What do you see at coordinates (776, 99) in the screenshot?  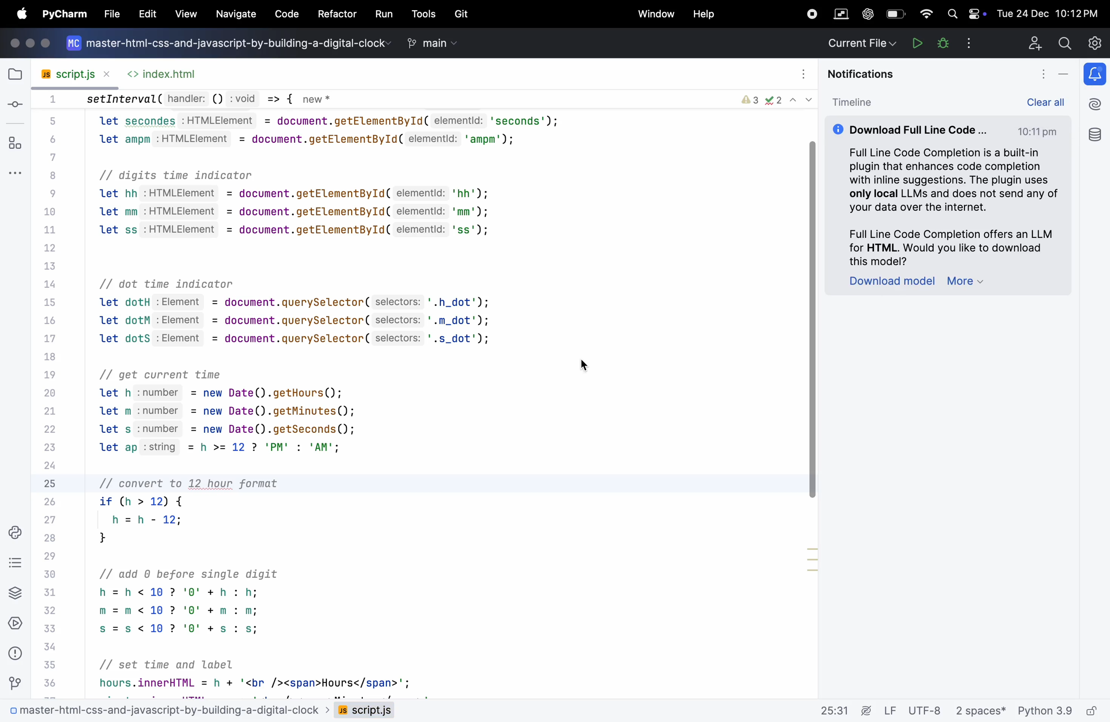 I see `error check` at bounding box center [776, 99].